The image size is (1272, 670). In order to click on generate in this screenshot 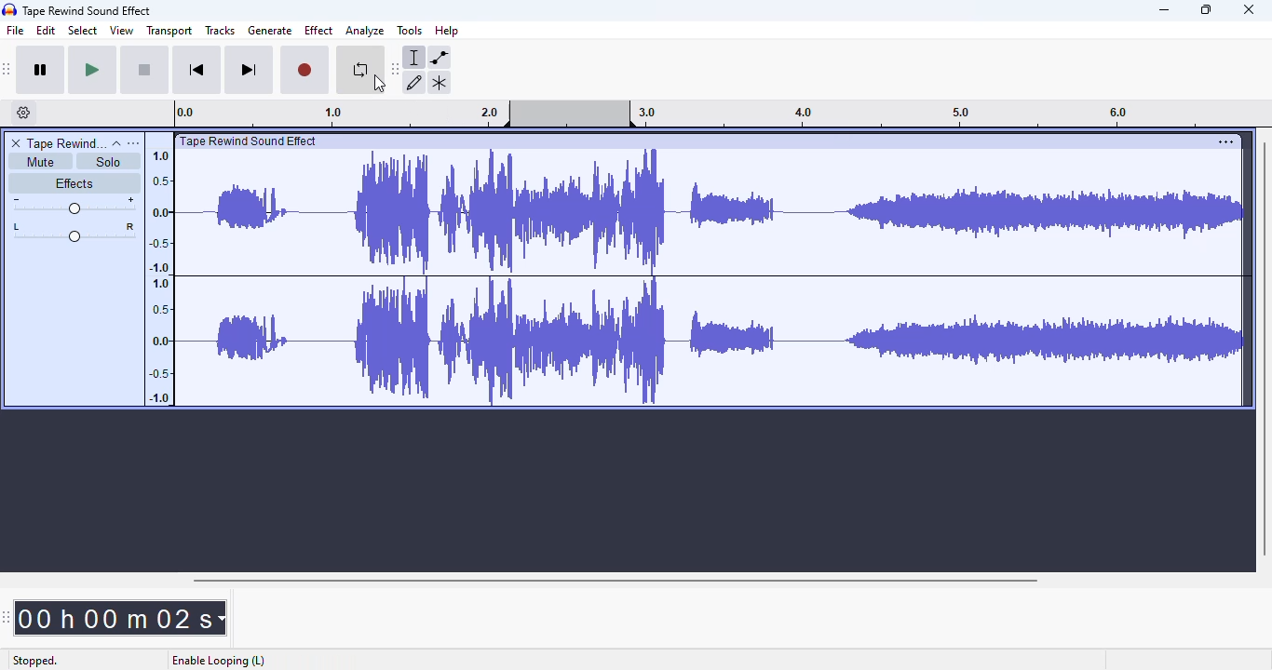, I will do `click(270, 31)`.